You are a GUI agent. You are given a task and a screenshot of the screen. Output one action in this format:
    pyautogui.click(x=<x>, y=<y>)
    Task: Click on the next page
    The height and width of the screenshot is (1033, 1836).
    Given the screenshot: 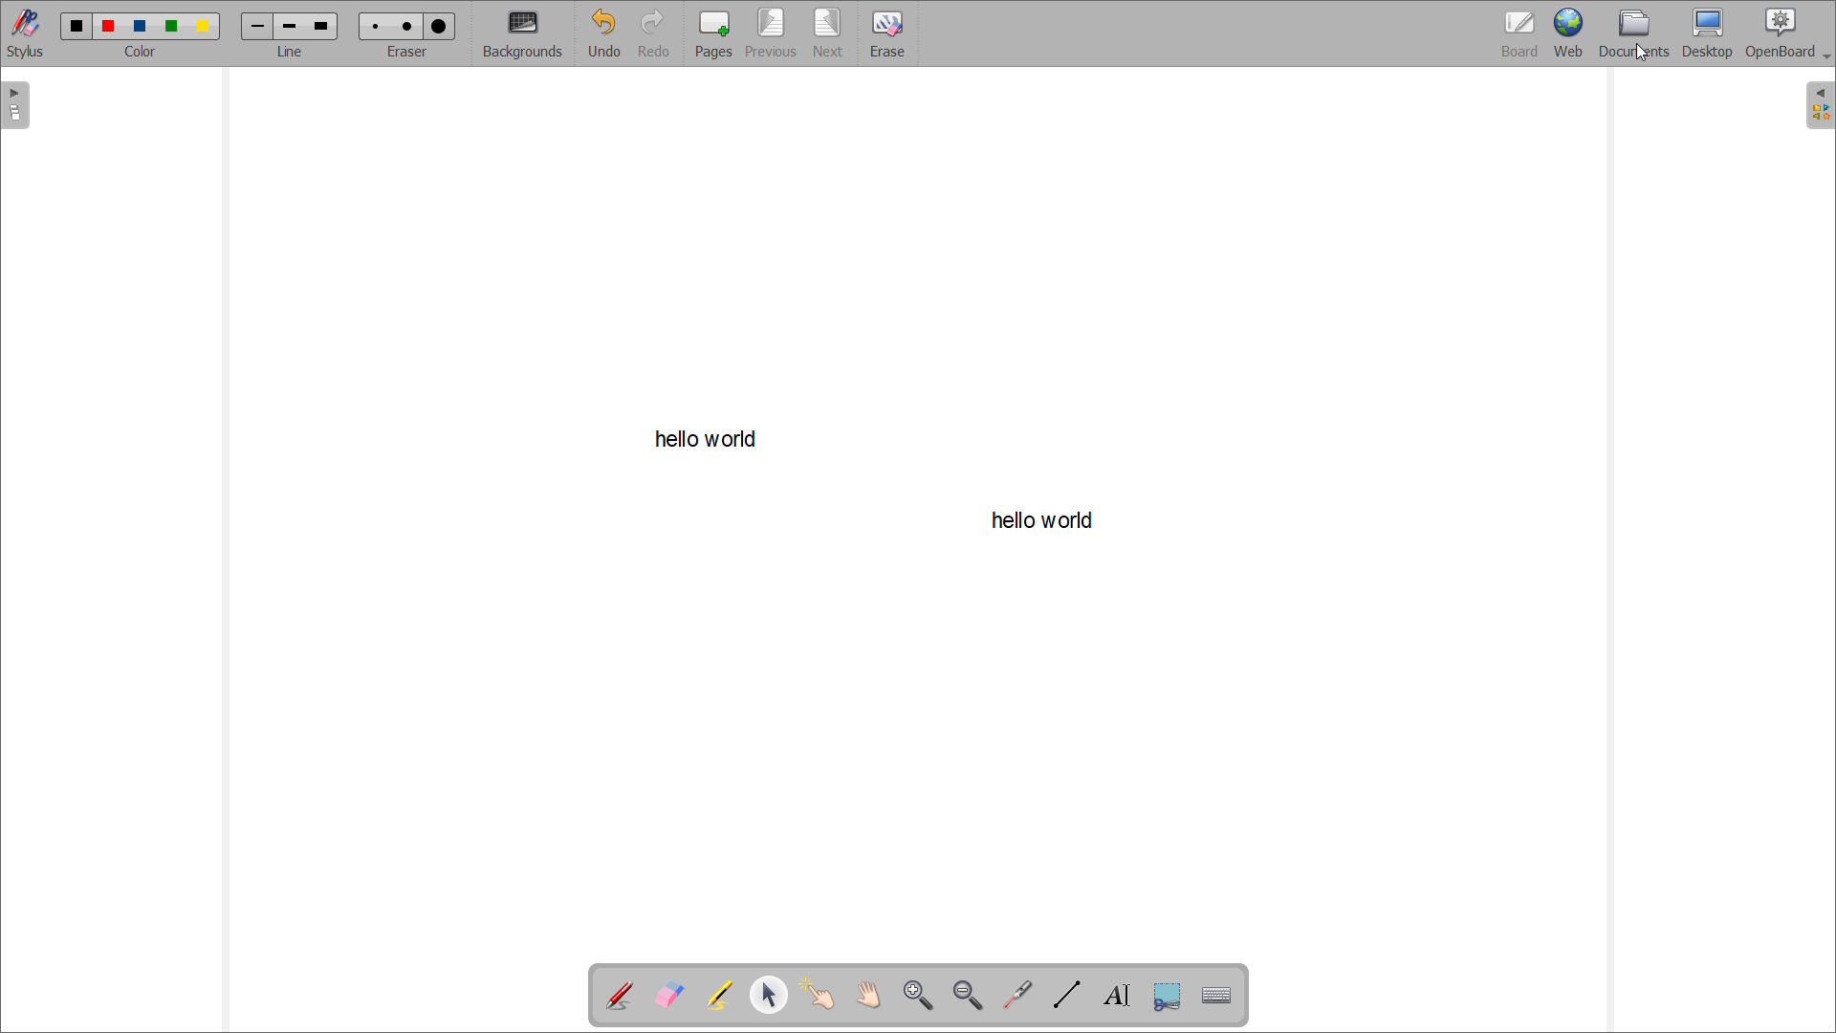 What is the action you would take?
    pyautogui.click(x=829, y=33)
    